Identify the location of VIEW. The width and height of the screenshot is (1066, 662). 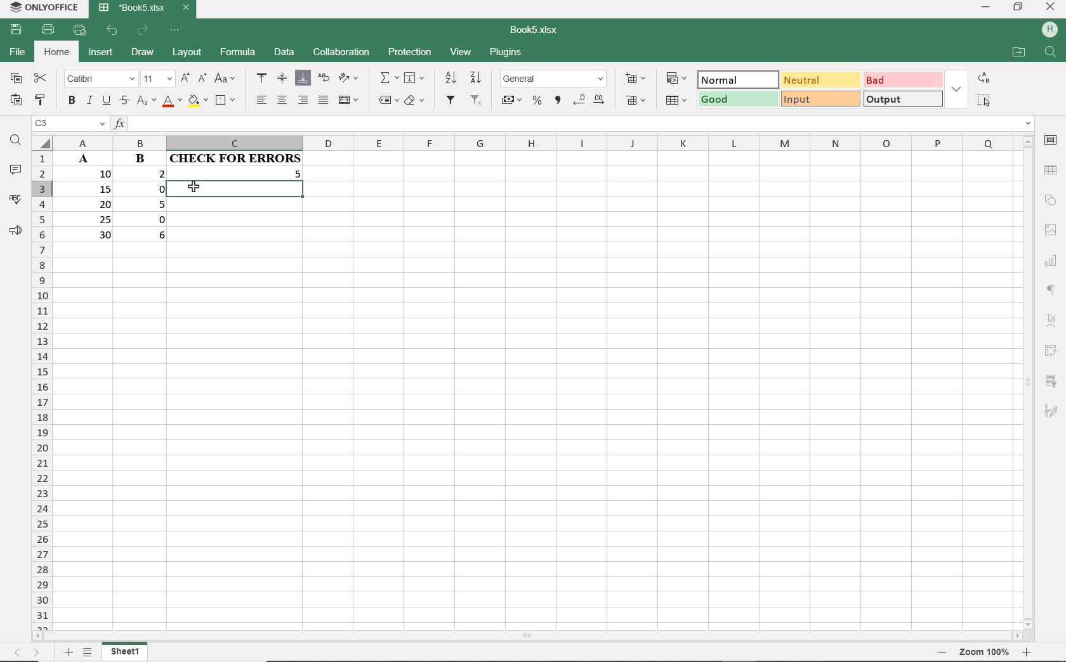
(462, 53).